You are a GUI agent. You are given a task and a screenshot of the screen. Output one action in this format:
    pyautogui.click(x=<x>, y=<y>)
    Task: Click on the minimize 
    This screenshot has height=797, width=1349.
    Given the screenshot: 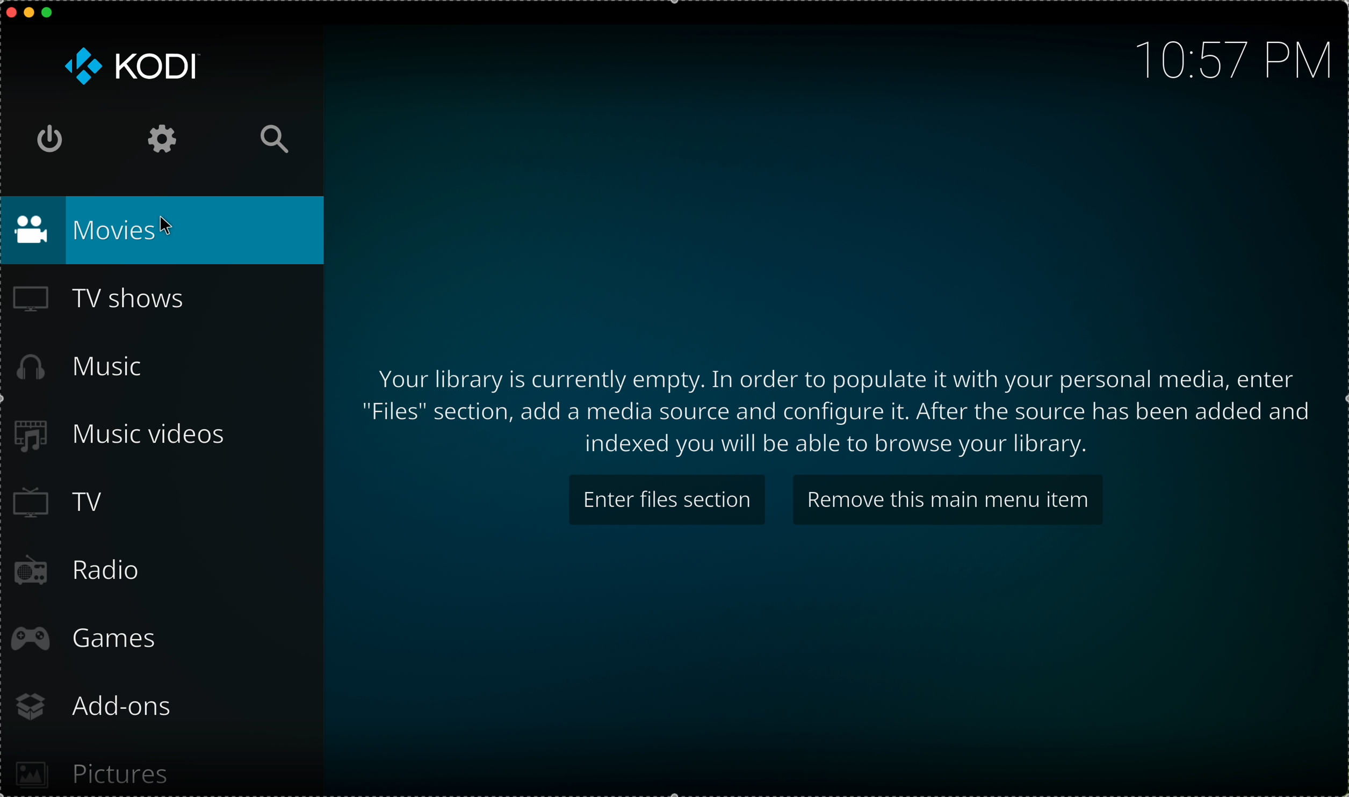 What is the action you would take?
    pyautogui.click(x=30, y=15)
    